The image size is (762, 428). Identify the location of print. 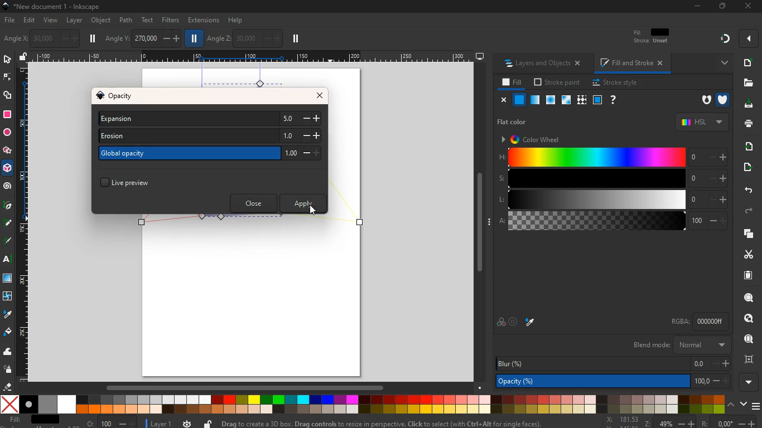
(747, 124).